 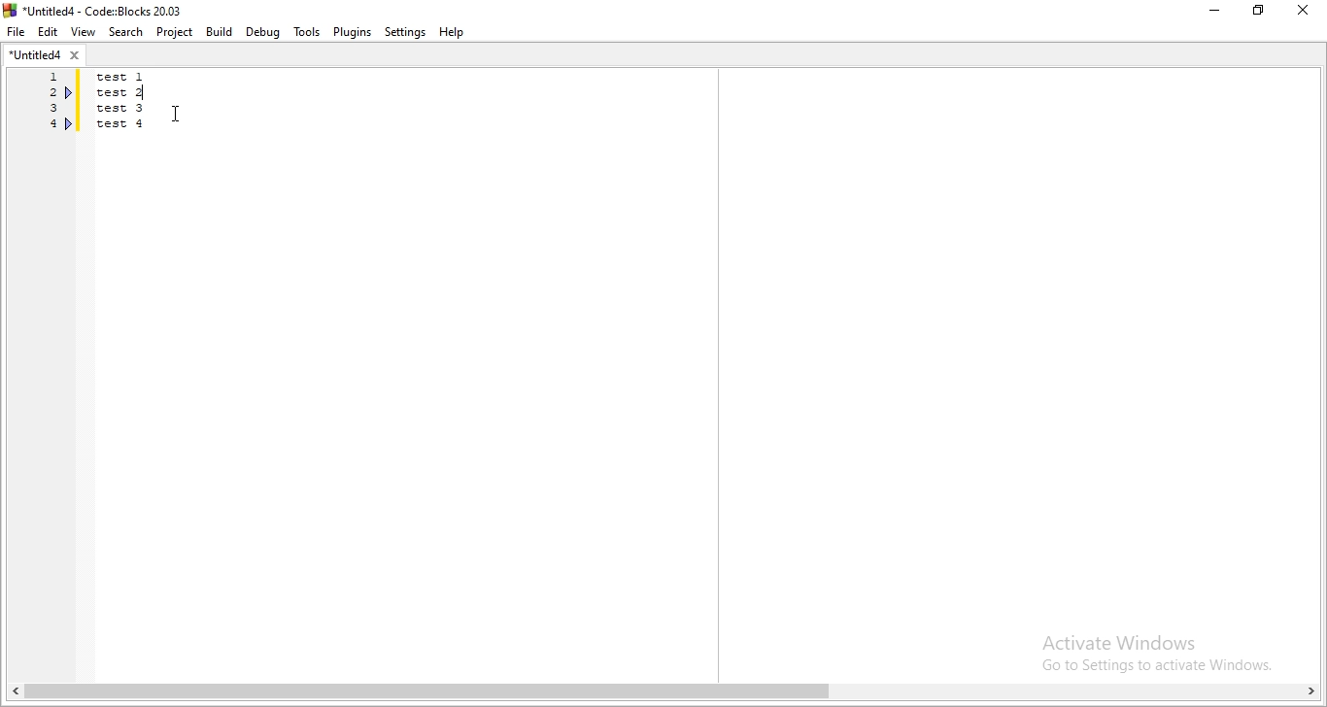 I want to click on text cursor, so click(x=147, y=91).